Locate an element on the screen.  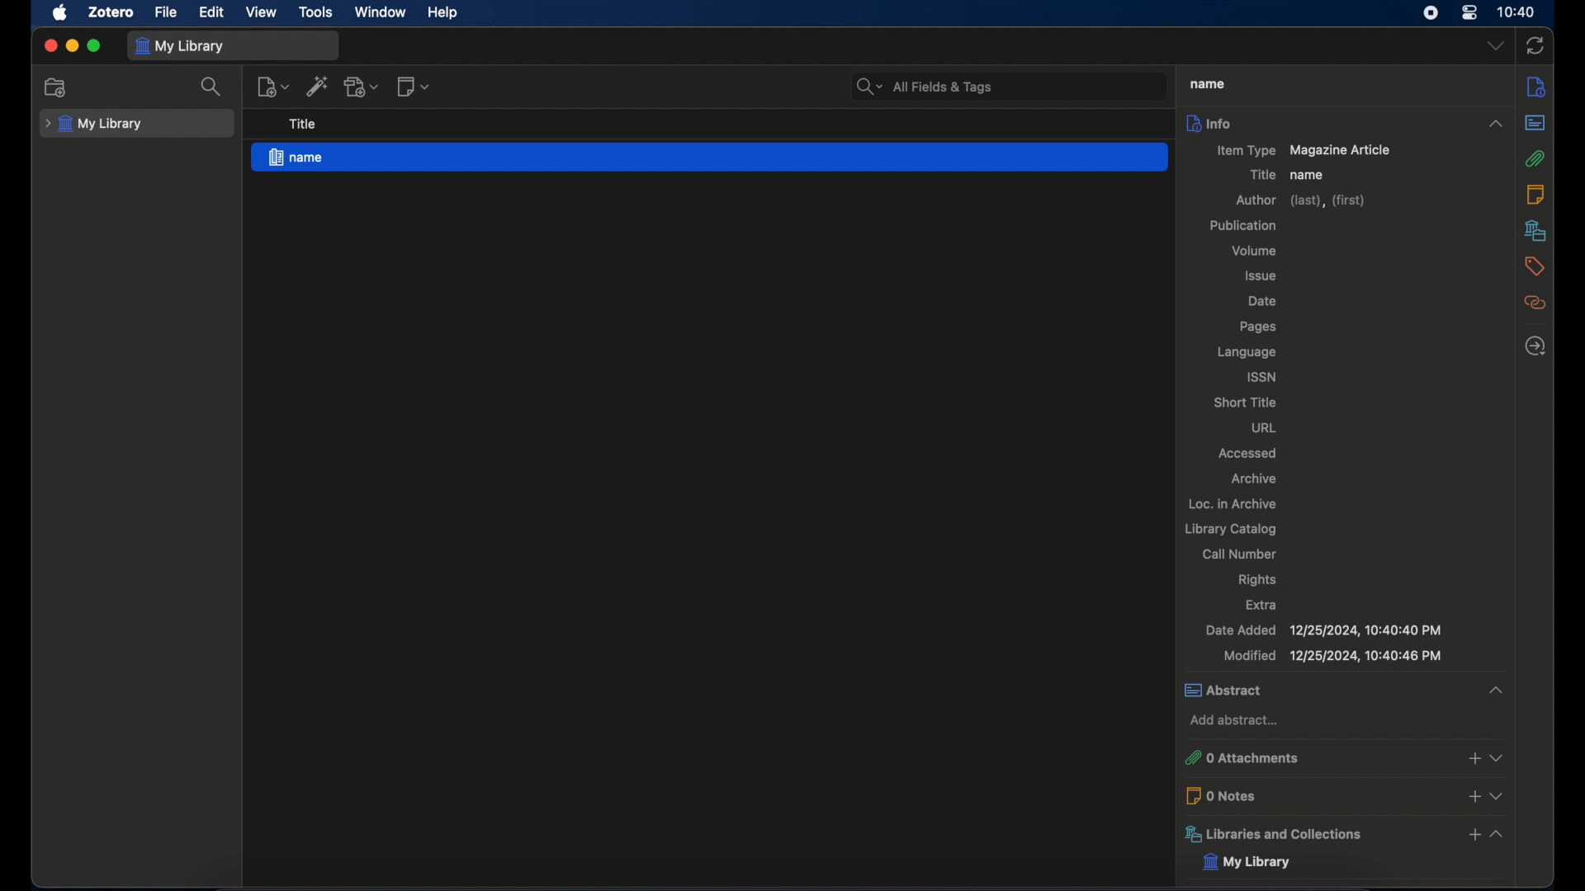
search is located at coordinates (212, 87).